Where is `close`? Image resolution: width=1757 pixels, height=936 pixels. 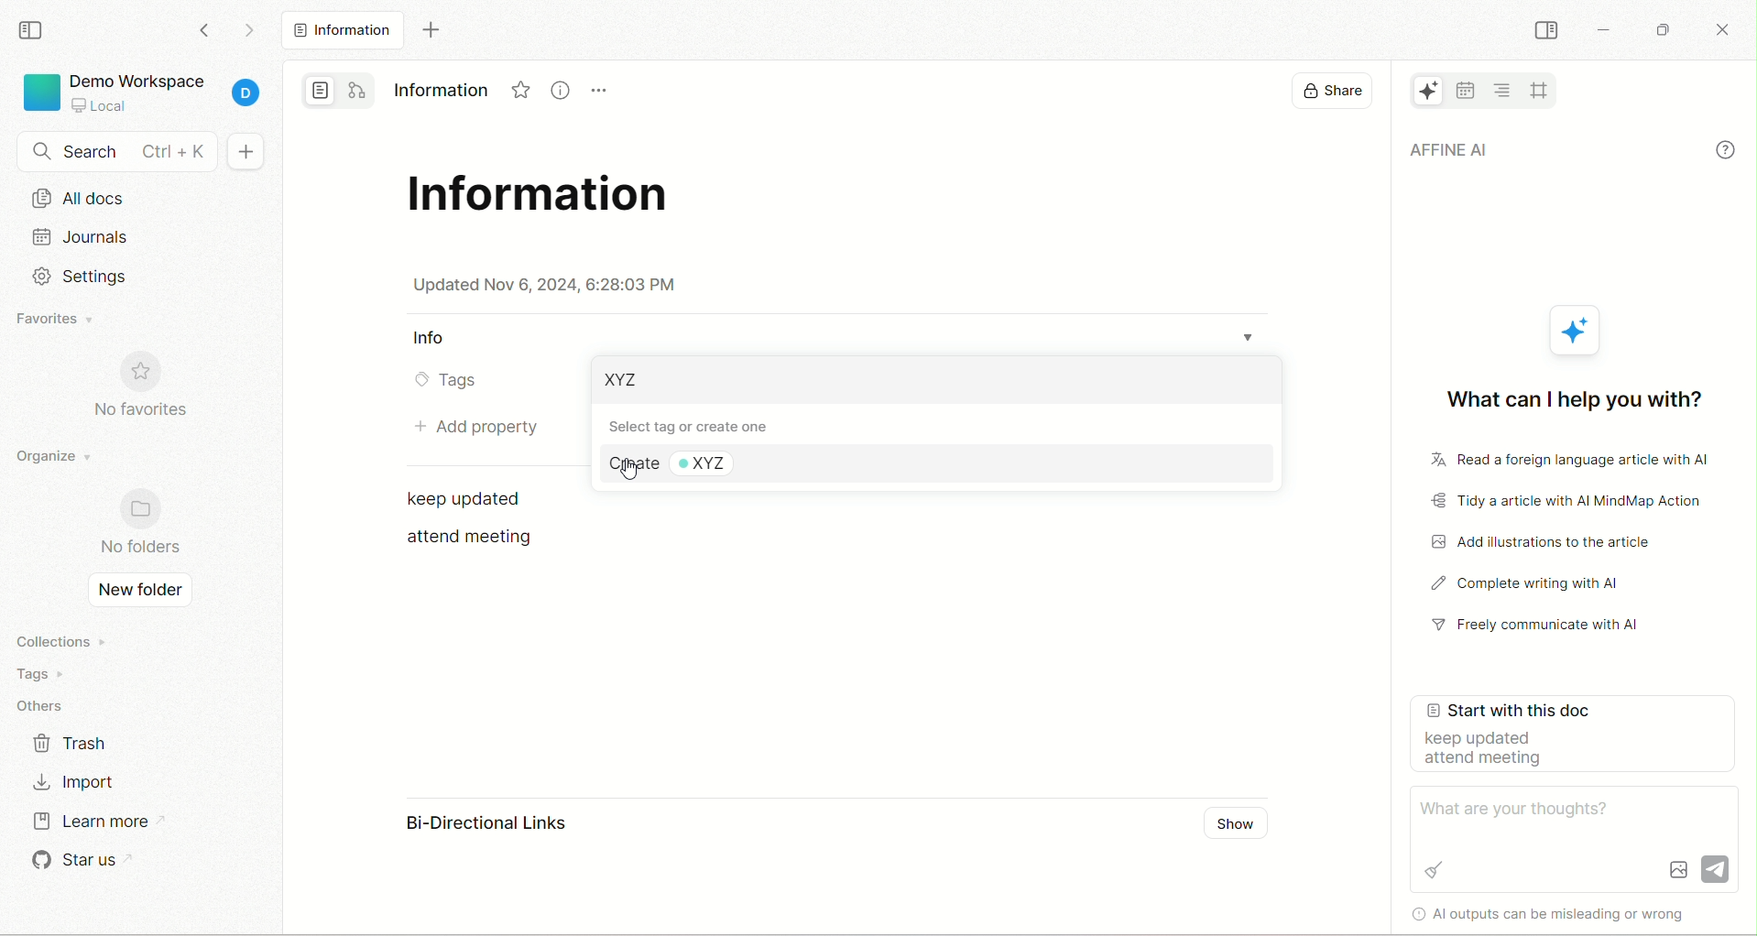 close is located at coordinates (1725, 33).